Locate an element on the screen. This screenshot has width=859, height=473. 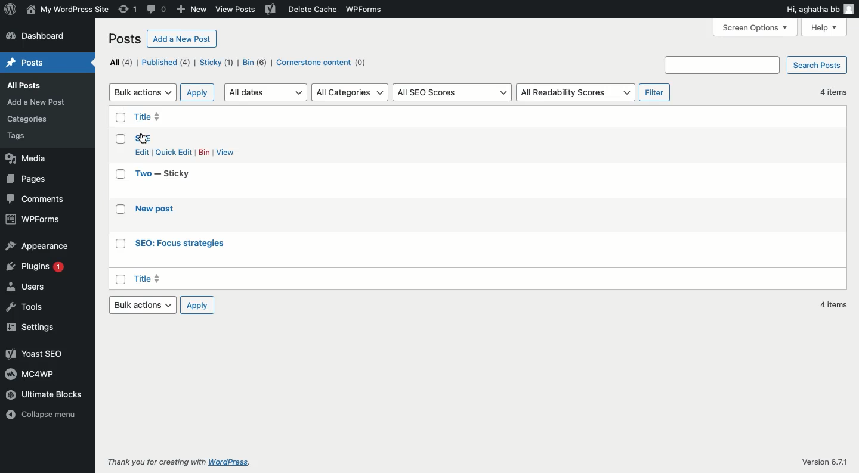
Apply is located at coordinates (198, 94).